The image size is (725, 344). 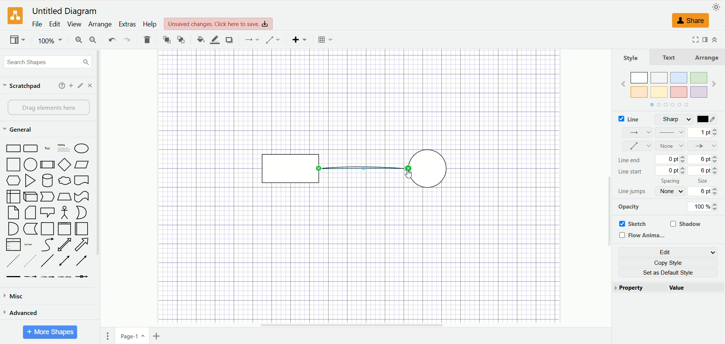 I want to click on Previous, so click(x=623, y=86).